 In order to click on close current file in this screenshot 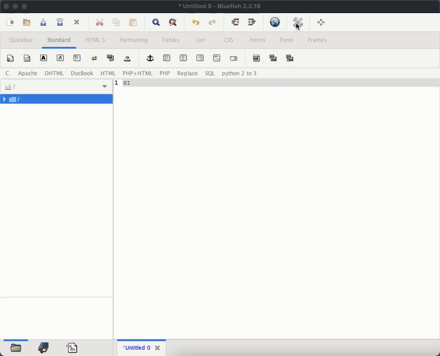, I will do `click(77, 23)`.